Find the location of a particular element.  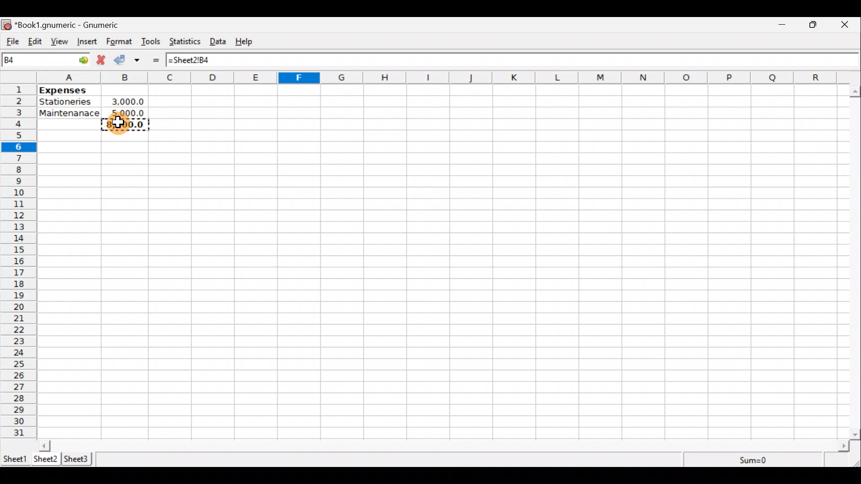

icon is located at coordinates (7, 25).